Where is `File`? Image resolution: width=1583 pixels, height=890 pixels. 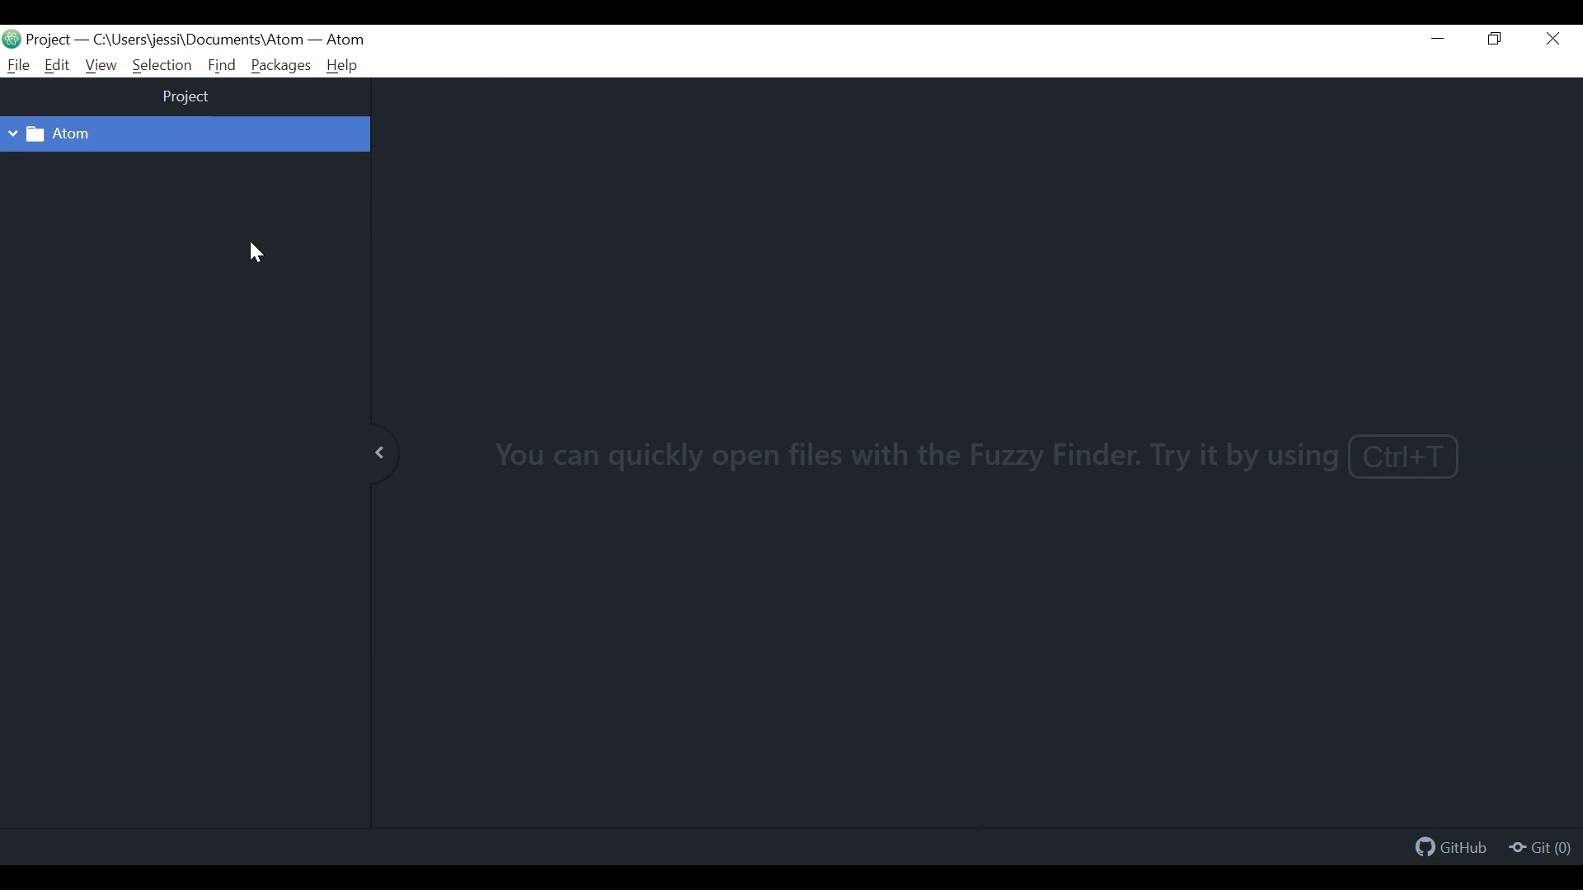 File is located at coordinates (16, 65).